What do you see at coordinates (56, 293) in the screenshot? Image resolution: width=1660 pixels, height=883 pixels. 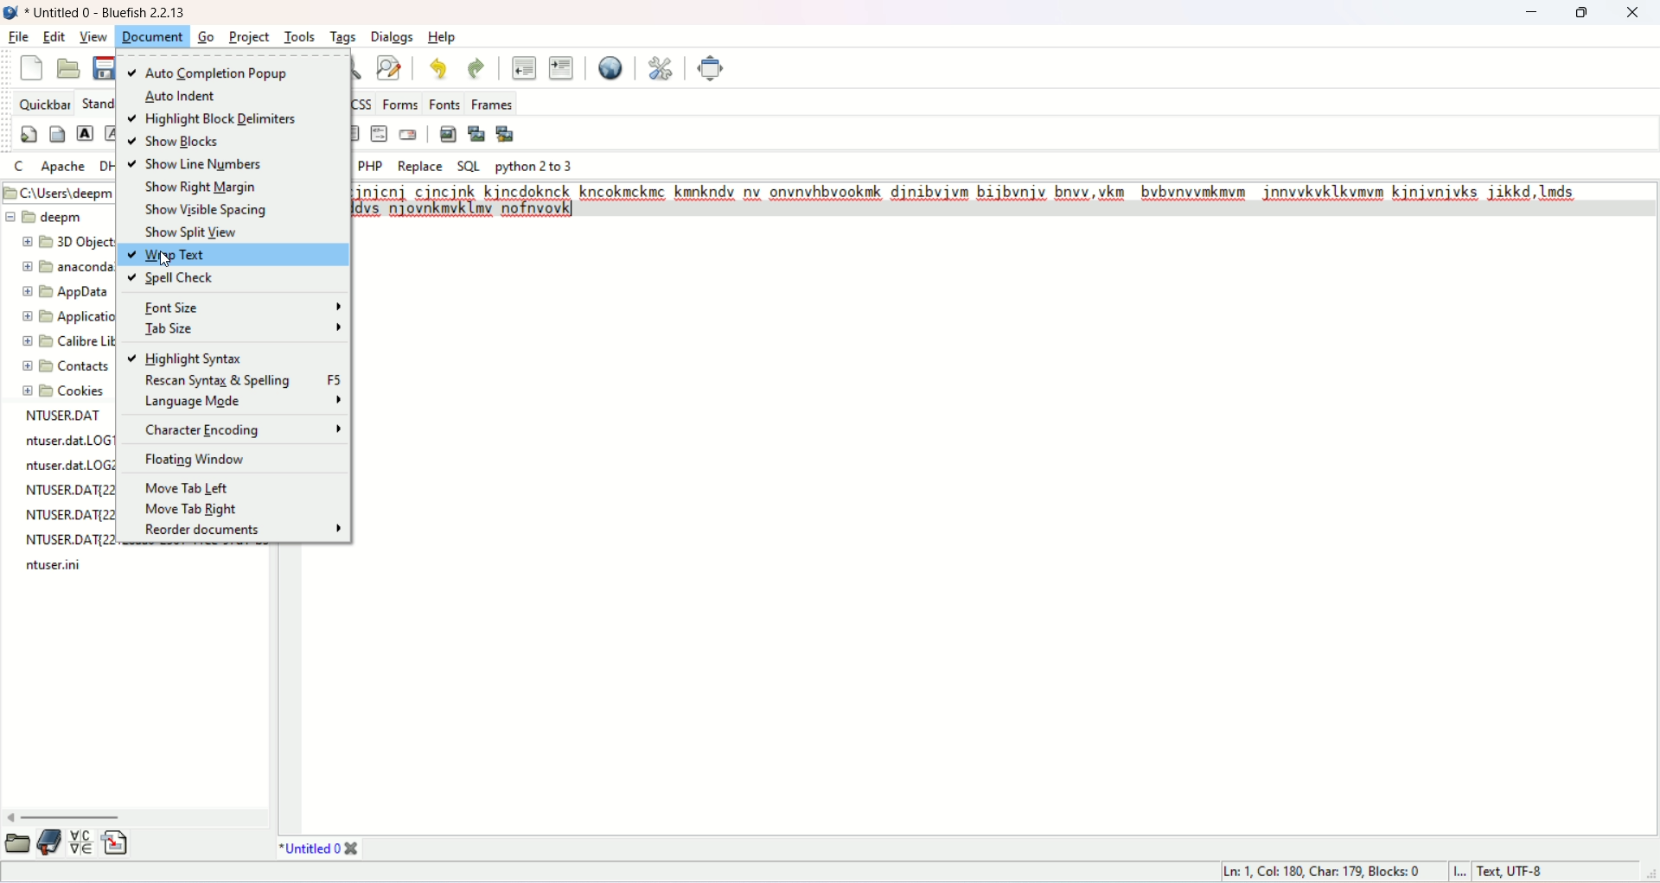 I see `appdata` at bounding box center [56, 293].